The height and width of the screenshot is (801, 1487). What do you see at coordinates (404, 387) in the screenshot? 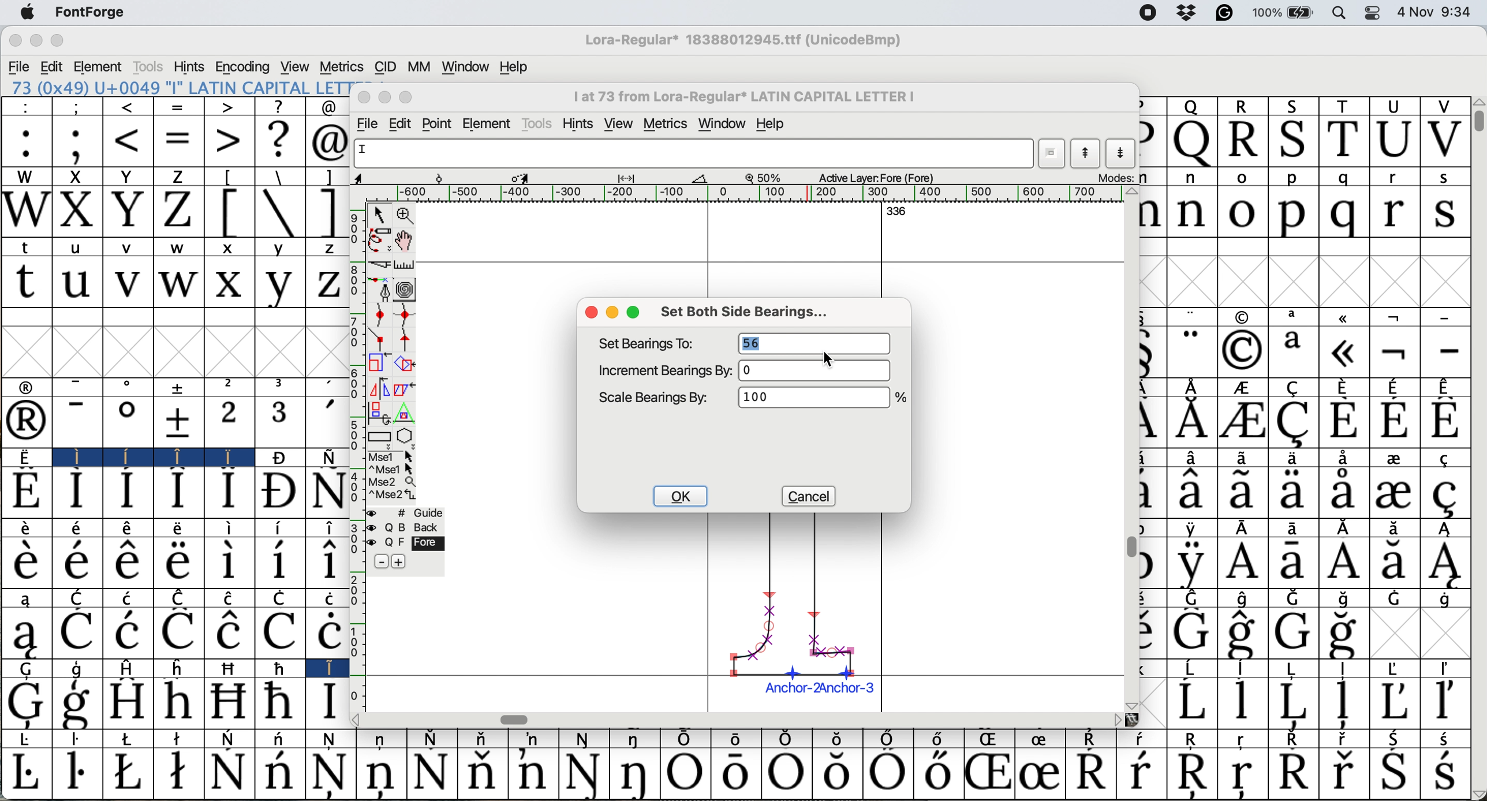
I see `skew the selection` at bounding box center [404, 387].